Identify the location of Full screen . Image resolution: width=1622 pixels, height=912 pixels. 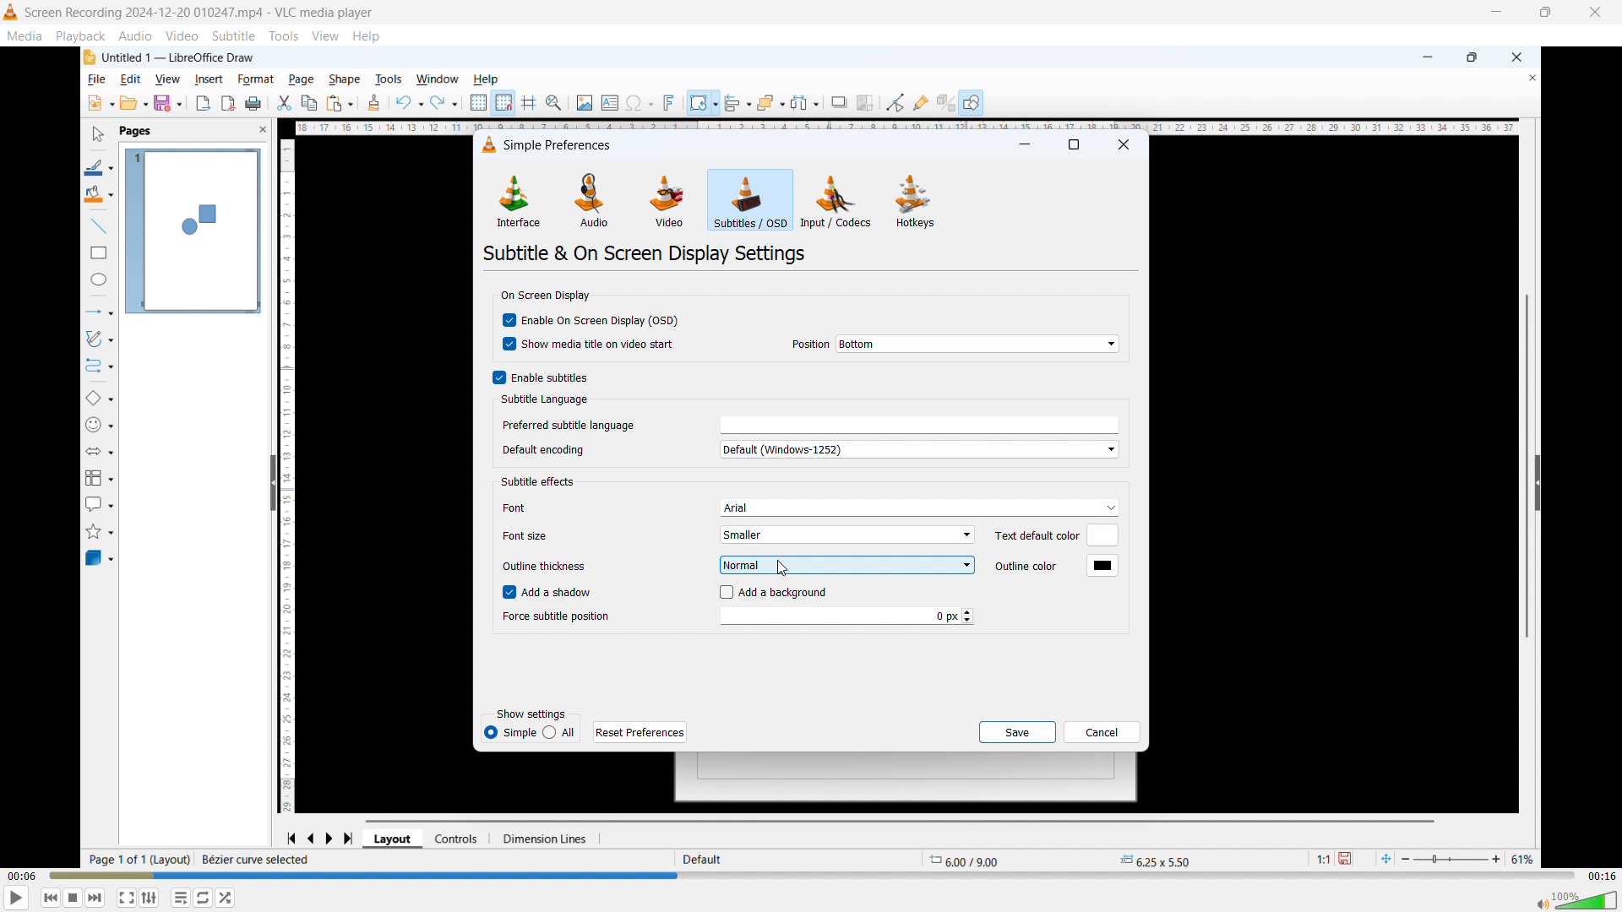
(127, 898).